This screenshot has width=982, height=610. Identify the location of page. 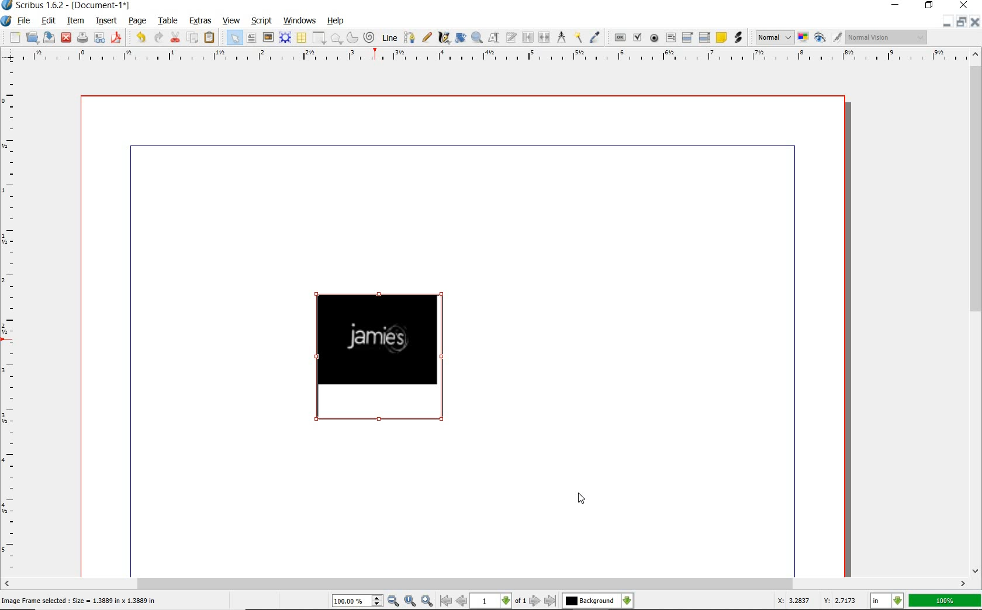
(137, 21).